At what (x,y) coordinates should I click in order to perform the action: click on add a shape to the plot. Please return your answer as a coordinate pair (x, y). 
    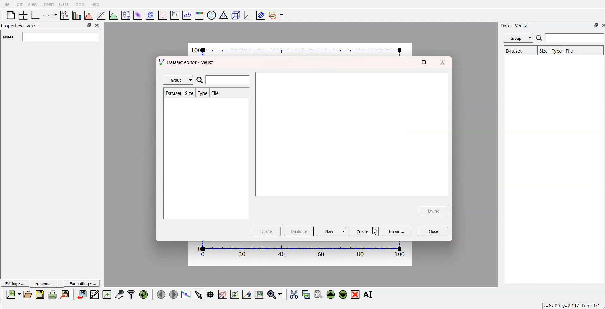
    Looking at the image, I should click on (276, 15).